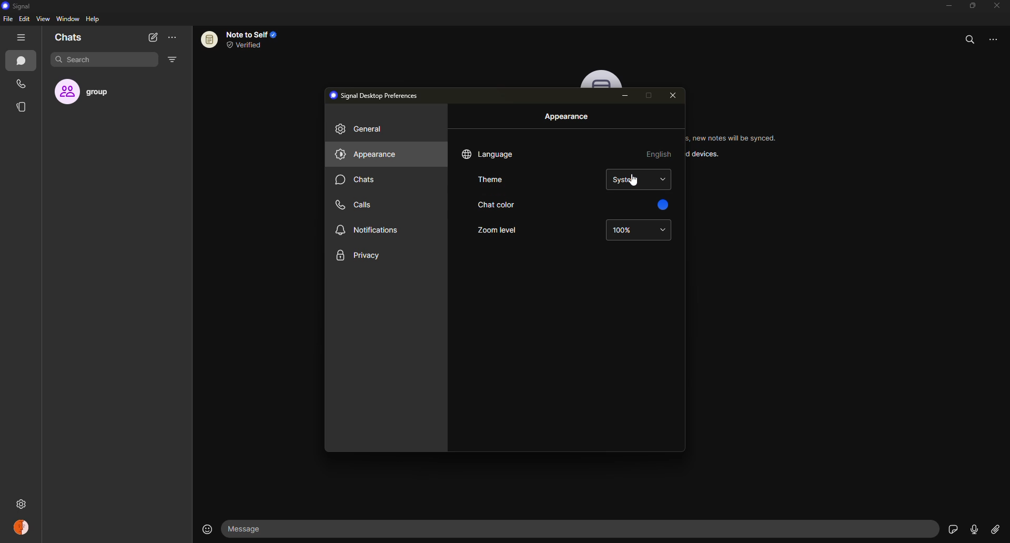 The height and width of the screenshot is (543, 1010). I want to click on chat color, so click(496, 205).